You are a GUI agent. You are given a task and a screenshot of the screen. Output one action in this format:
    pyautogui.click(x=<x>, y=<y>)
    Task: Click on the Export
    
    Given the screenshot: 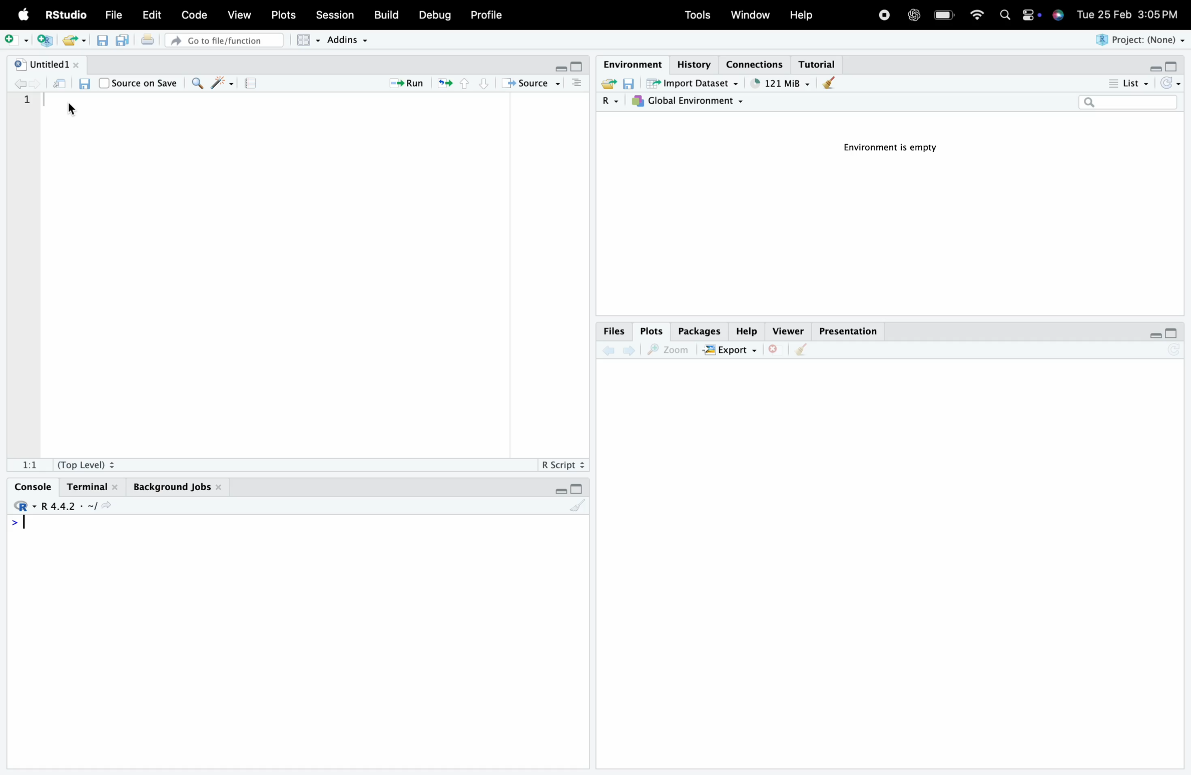 What is the action you would take?
    pyautogui.click(x=733, y=349)
    